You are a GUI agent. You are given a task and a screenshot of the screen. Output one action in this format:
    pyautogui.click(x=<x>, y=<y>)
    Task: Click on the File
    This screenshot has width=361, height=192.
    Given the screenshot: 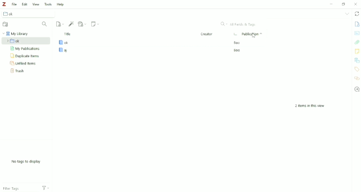 What is the action you would take?
    pyautogui.click(x=14, y=4)
    